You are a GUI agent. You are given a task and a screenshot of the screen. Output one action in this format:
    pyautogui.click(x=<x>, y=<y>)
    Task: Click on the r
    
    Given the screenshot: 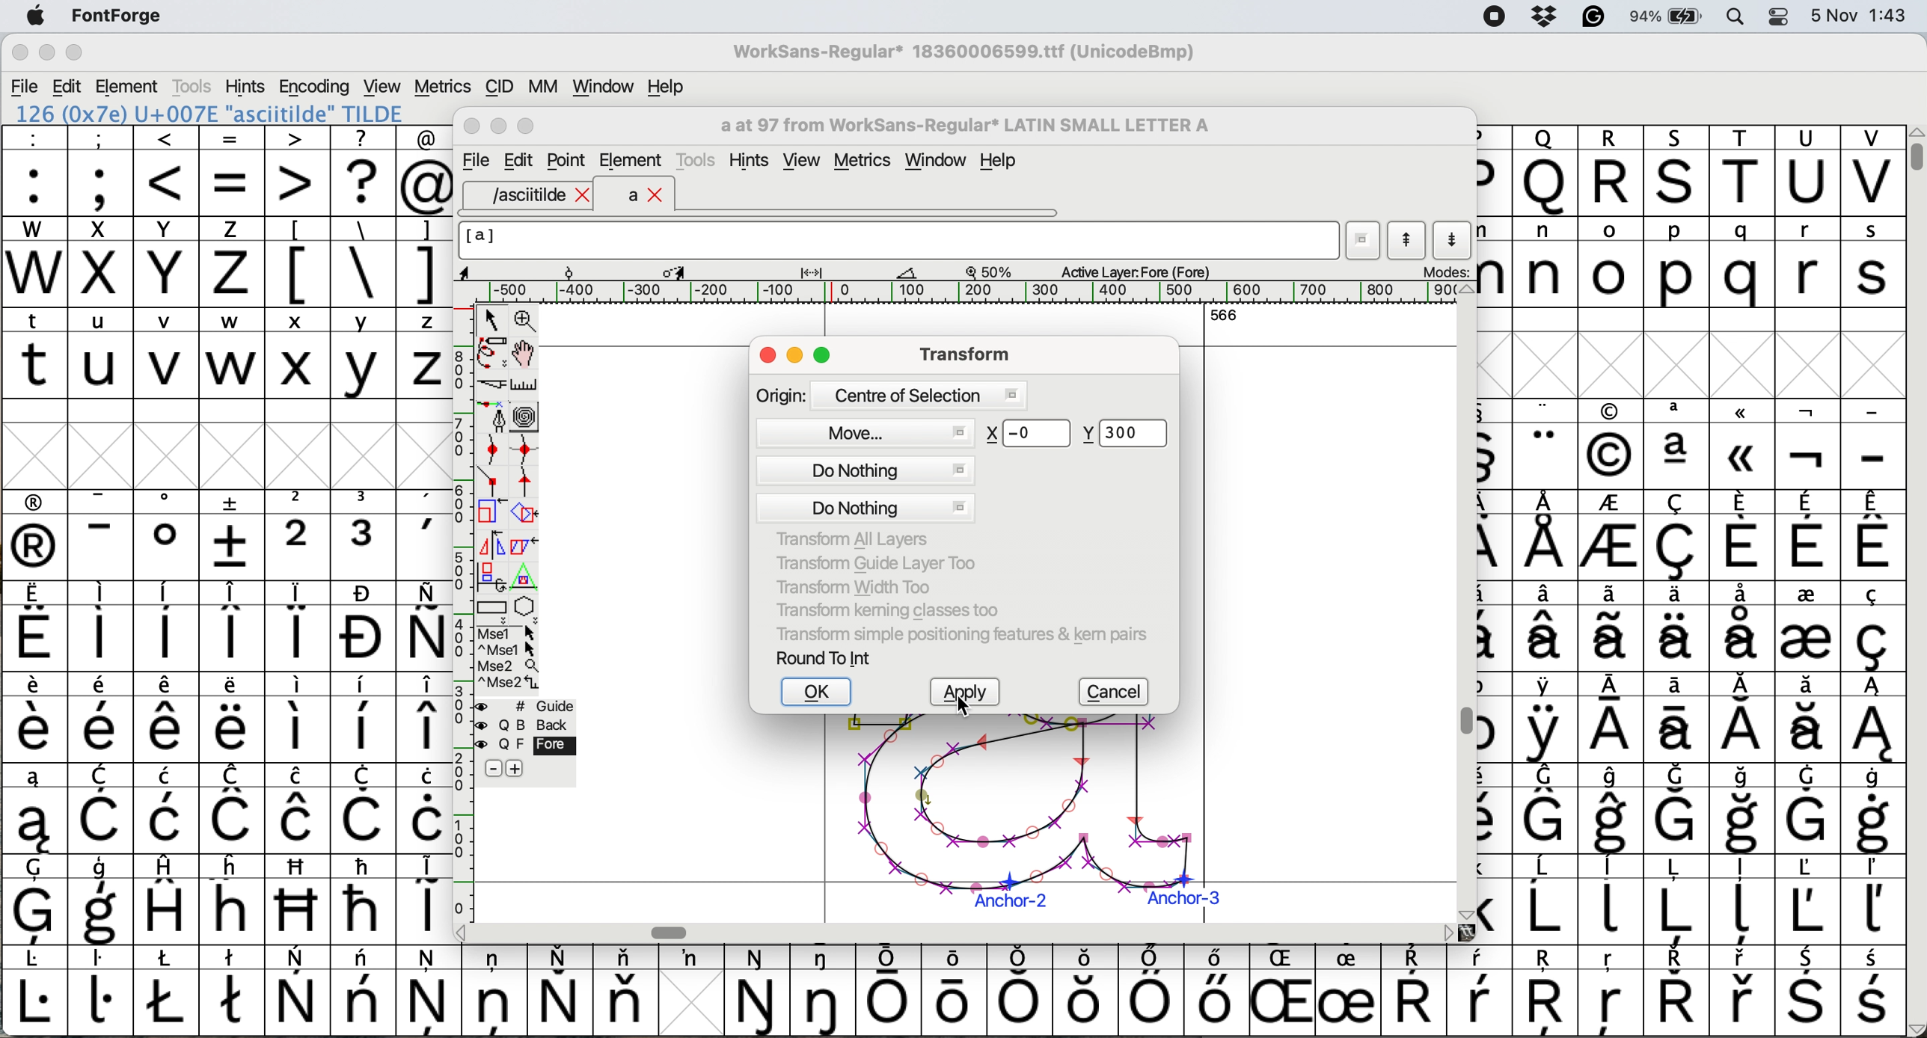 What is the action you would take?
    pyautogui.click(x=1806, y=262)
    